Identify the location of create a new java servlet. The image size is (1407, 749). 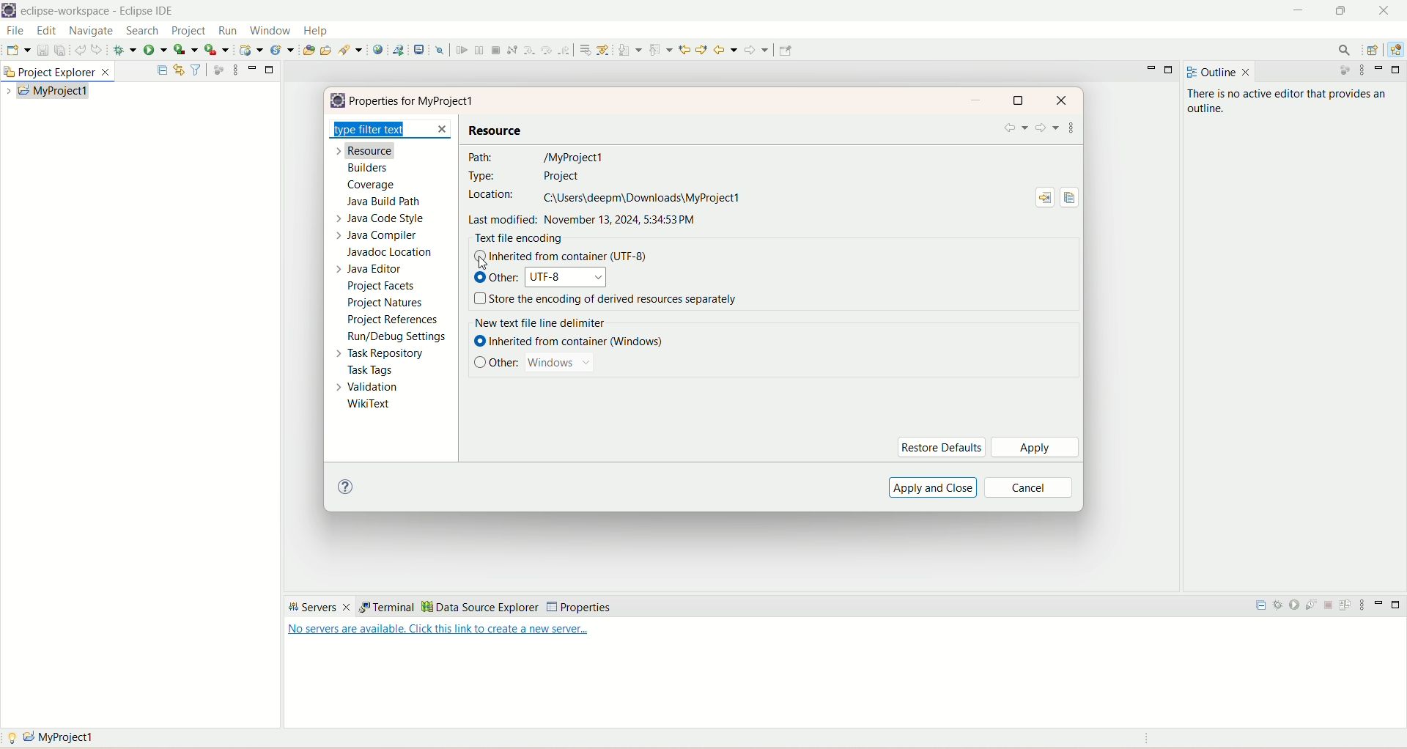
(282, 50).